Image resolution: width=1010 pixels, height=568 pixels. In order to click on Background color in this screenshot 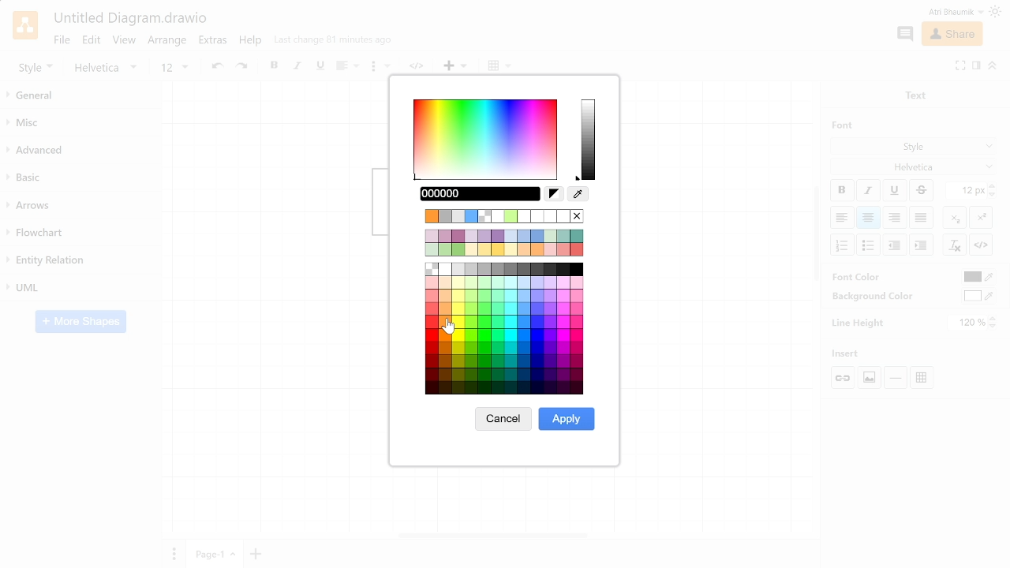, I will do `click(979, 296)`.